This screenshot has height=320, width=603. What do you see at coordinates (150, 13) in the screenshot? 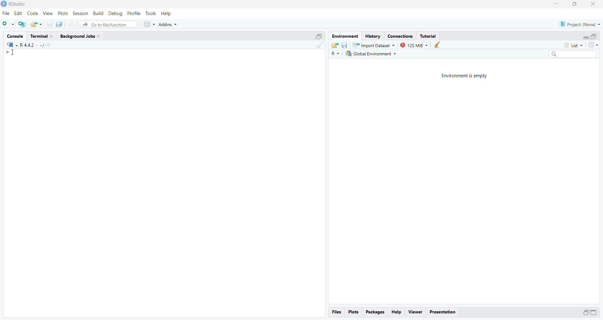
I see `Tools` at bounding box center [150, 13].